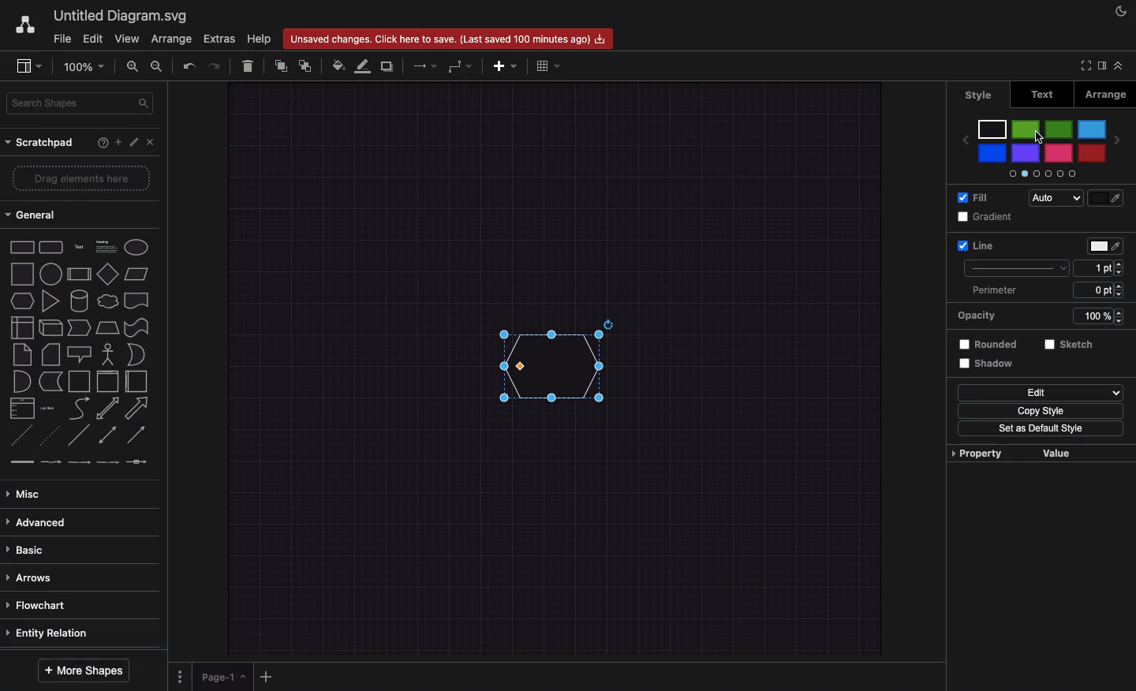  Describe the element at coordinates (1084, 65) in the screenshot. I see `Full screen` at that location.